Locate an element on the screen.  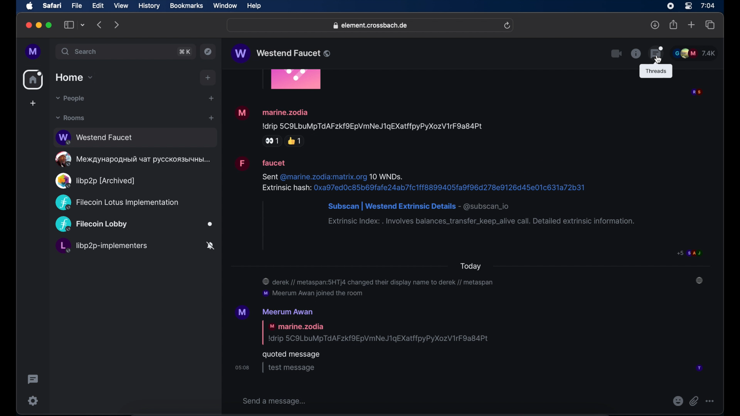
today is located at coordinates (472, 267).